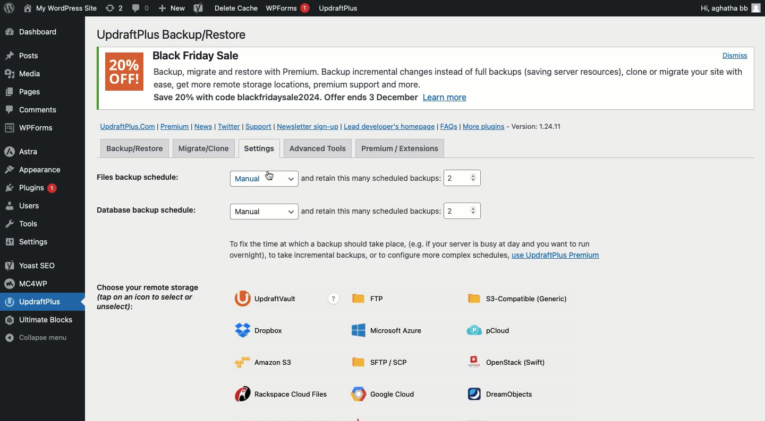 The image size is (765, 421). Describe the element at coordinates (236, 8) in the screenshot. I see `Delete cache` at that location.